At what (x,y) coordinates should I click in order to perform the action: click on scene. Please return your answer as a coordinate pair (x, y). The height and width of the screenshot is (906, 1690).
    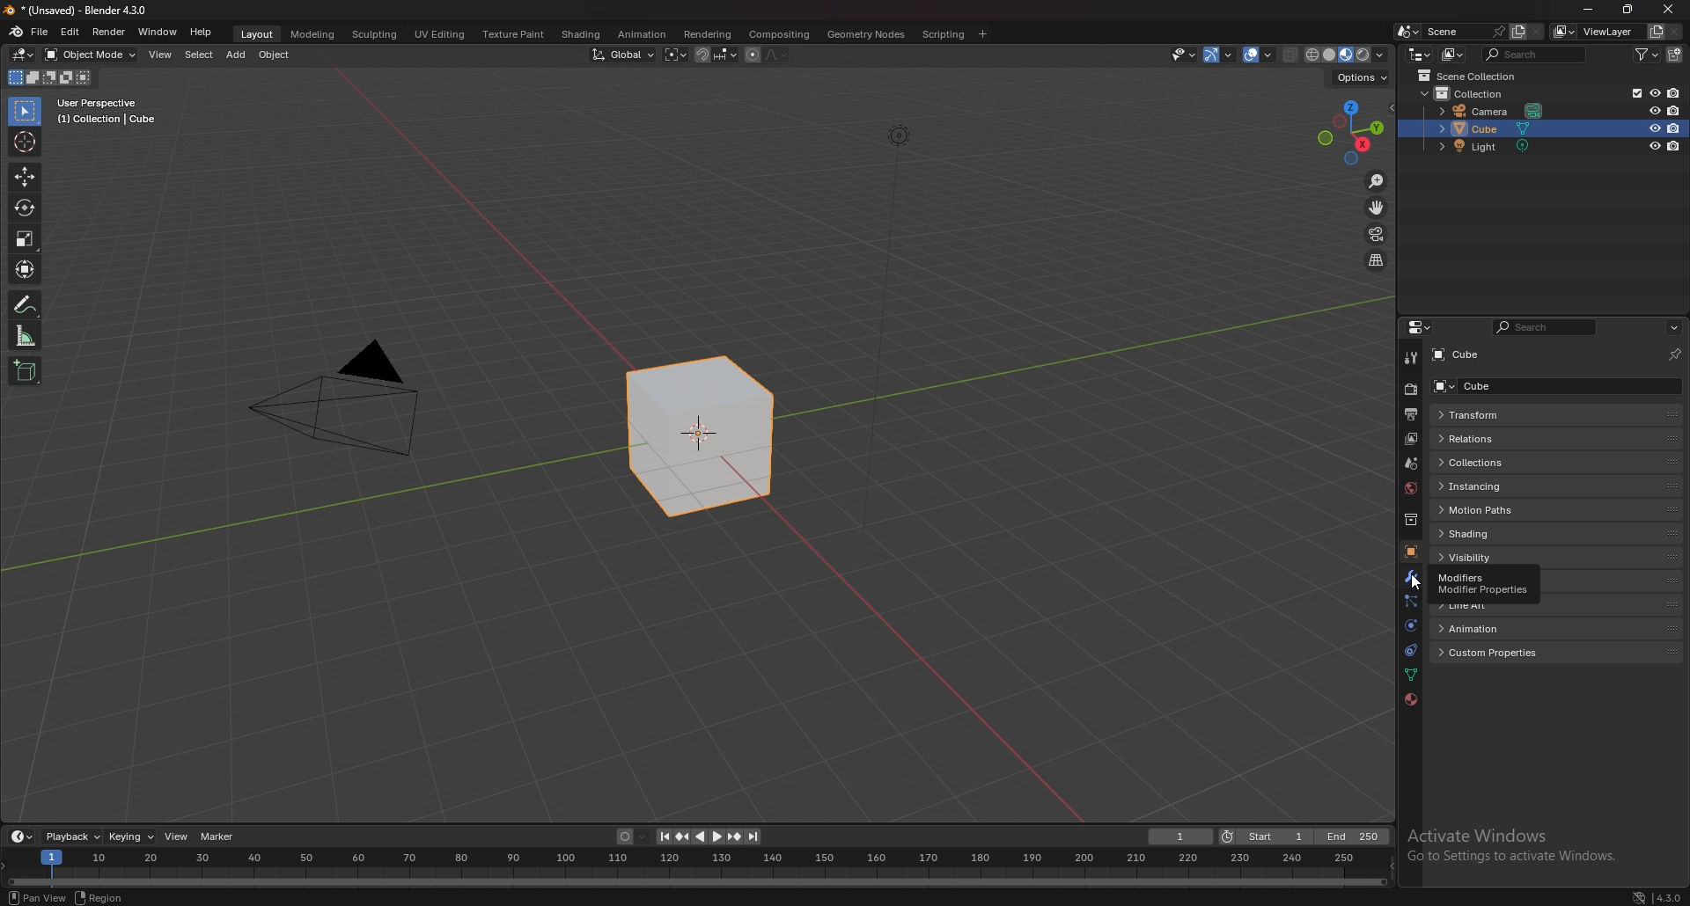
    Looking at the image, I should click on (1463, 32).